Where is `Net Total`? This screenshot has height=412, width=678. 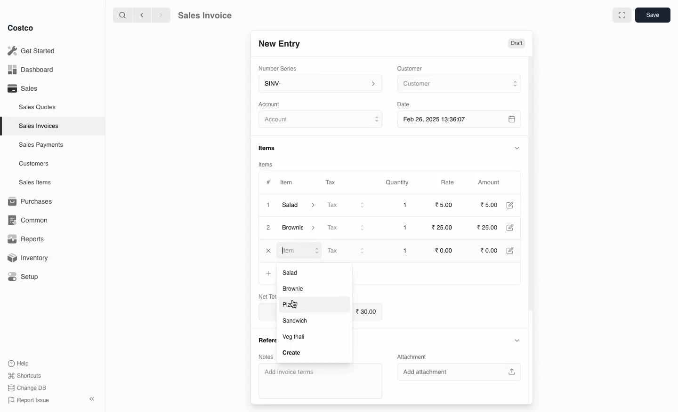 Net Total is located at coordinates (261, 295).